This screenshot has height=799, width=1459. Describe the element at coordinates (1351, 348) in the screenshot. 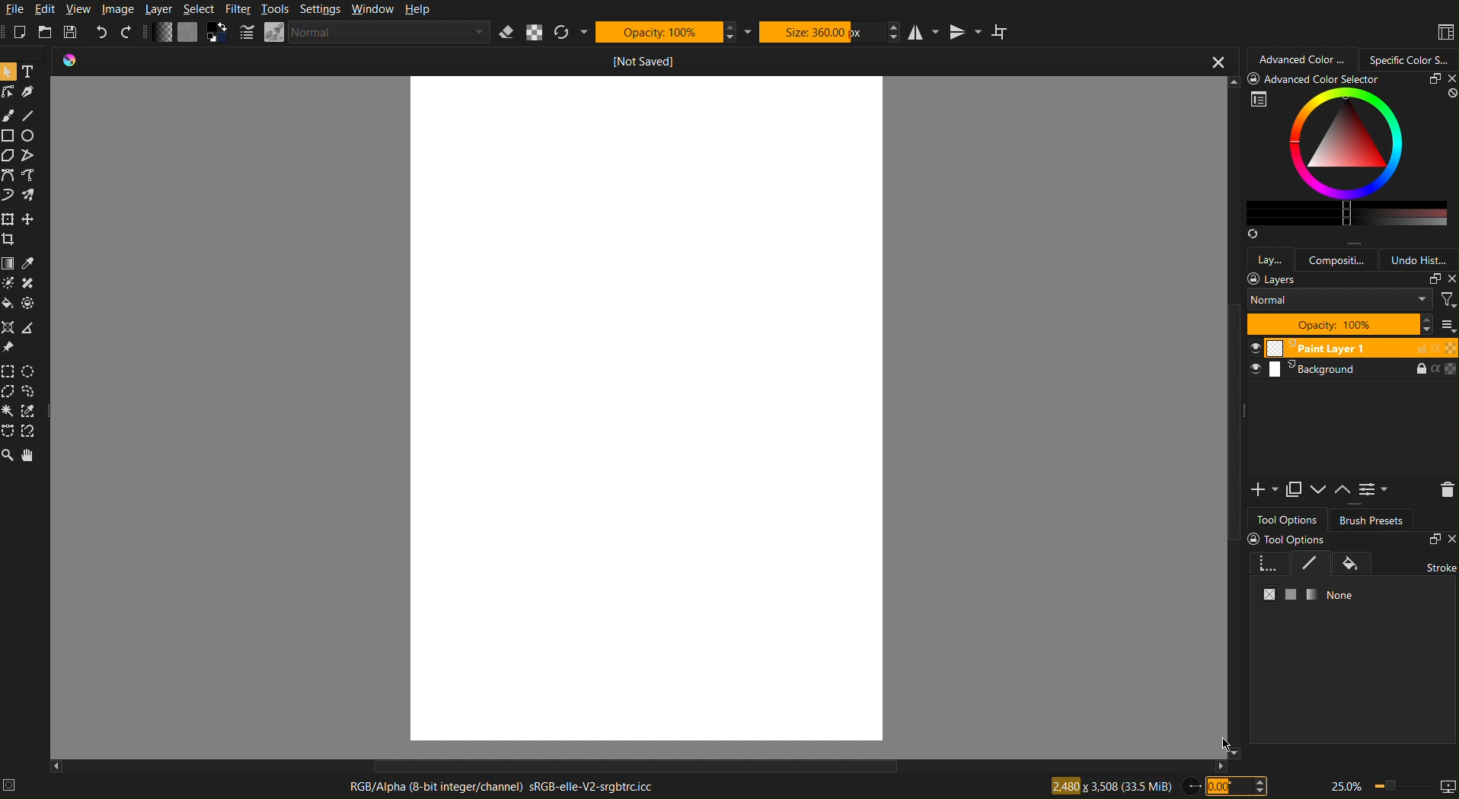

I see `Layer 1` at that location.